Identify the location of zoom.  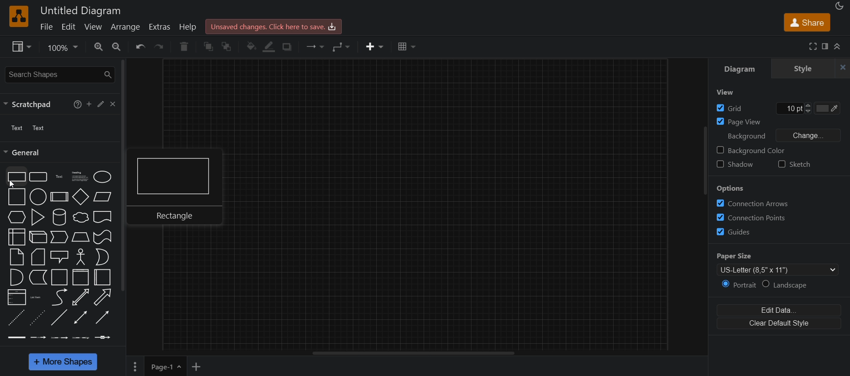
(64, 47).